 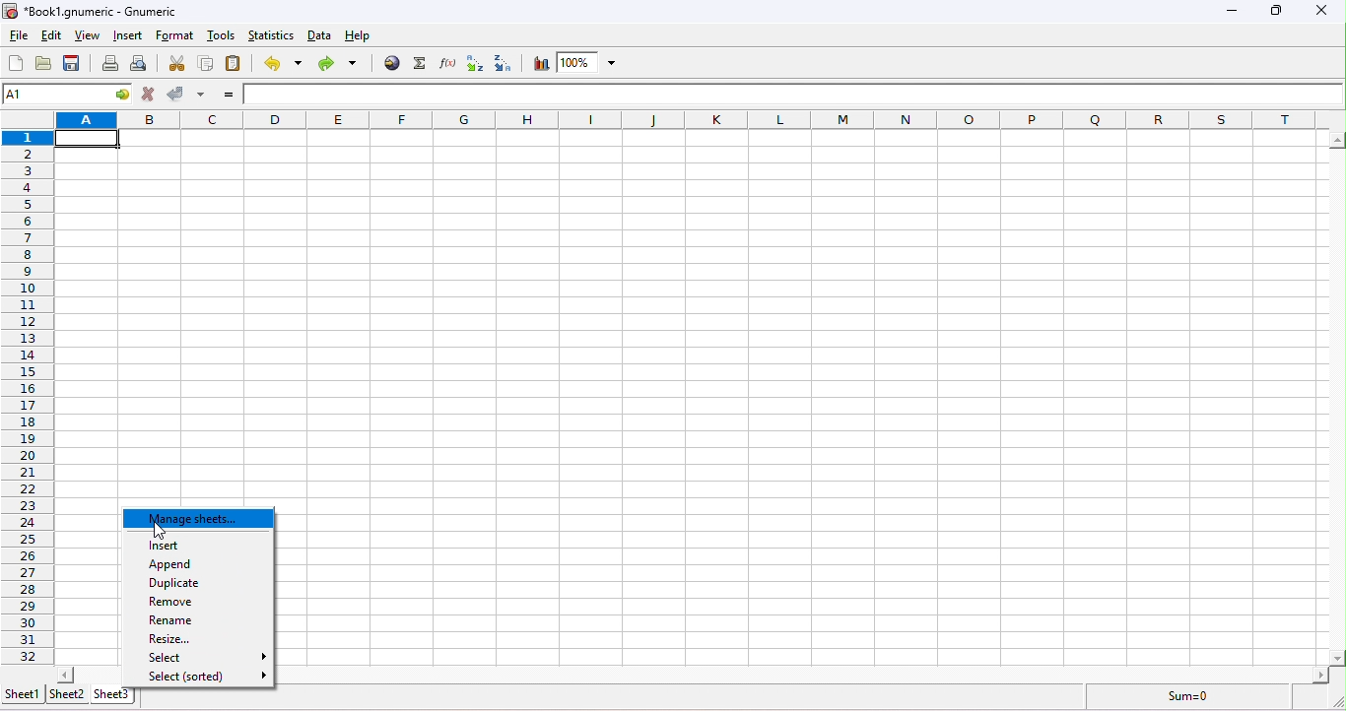 I want to click on cursor, so click(x=170, y=522).